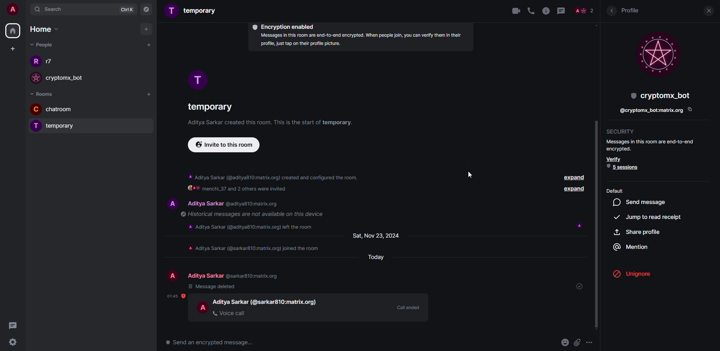 The image size is (720, 351). What do you see at coordinates (36, 109) in the screenshot?
I see `profile` at bounding box center [36, 109].